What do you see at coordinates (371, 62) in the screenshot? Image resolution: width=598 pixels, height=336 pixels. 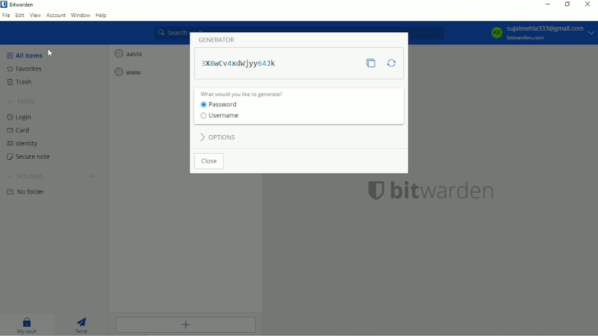 I see `Copy password` at bounding box center [371, 62].